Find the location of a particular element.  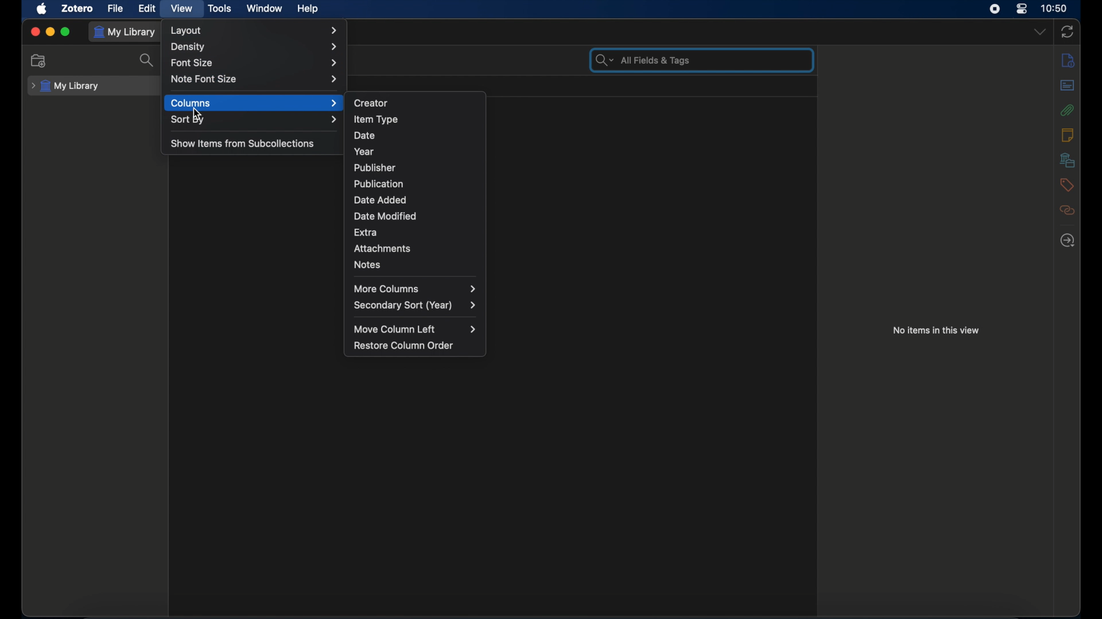

view is located at coordinates (183, 9).